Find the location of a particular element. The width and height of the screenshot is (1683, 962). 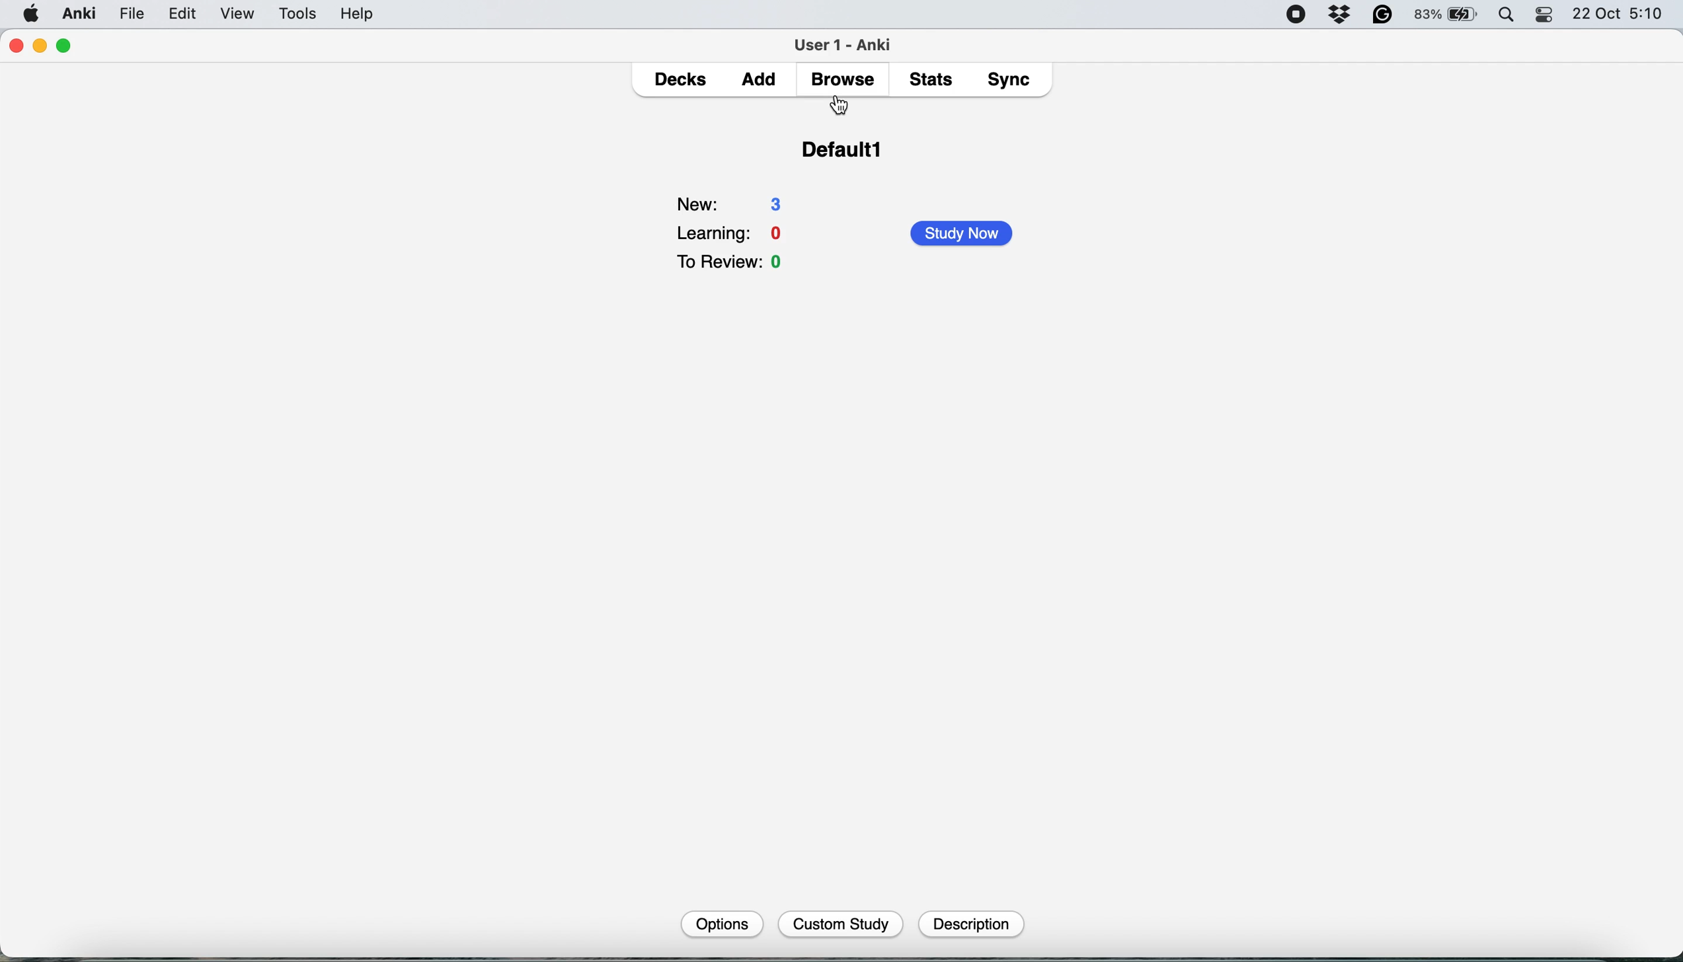

grammarly is located at coordinates (1384, 15).